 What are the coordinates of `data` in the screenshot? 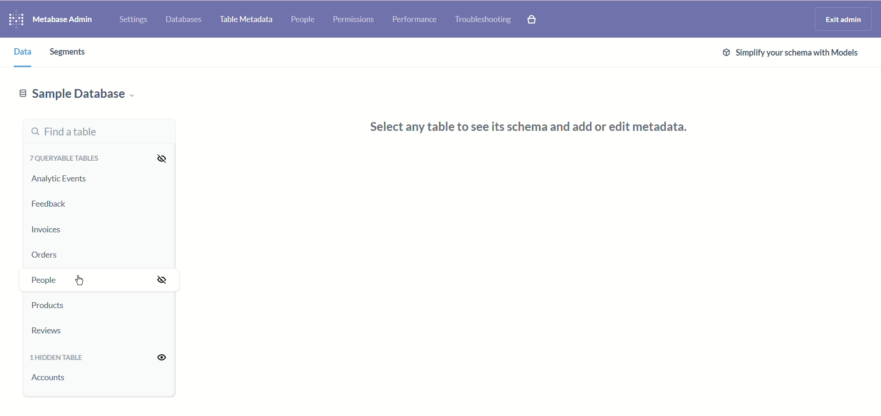 It's located at (19, 51).